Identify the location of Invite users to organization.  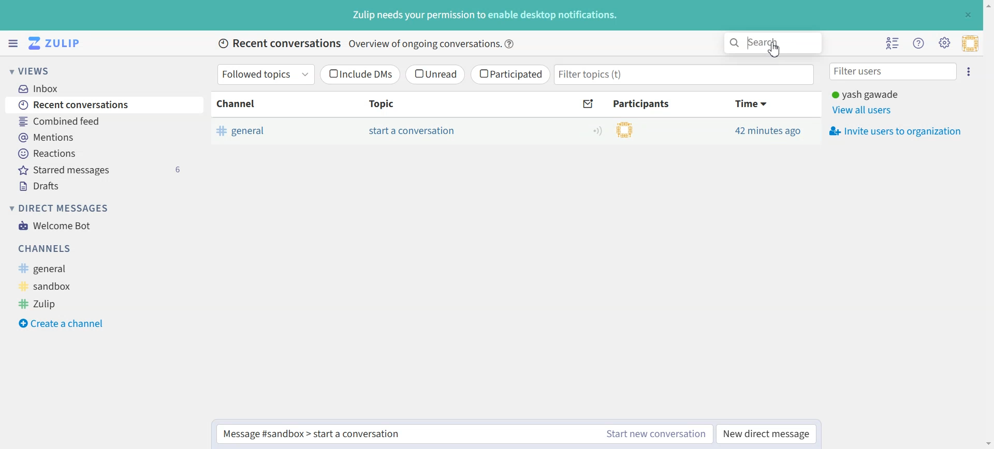
(894, 131).